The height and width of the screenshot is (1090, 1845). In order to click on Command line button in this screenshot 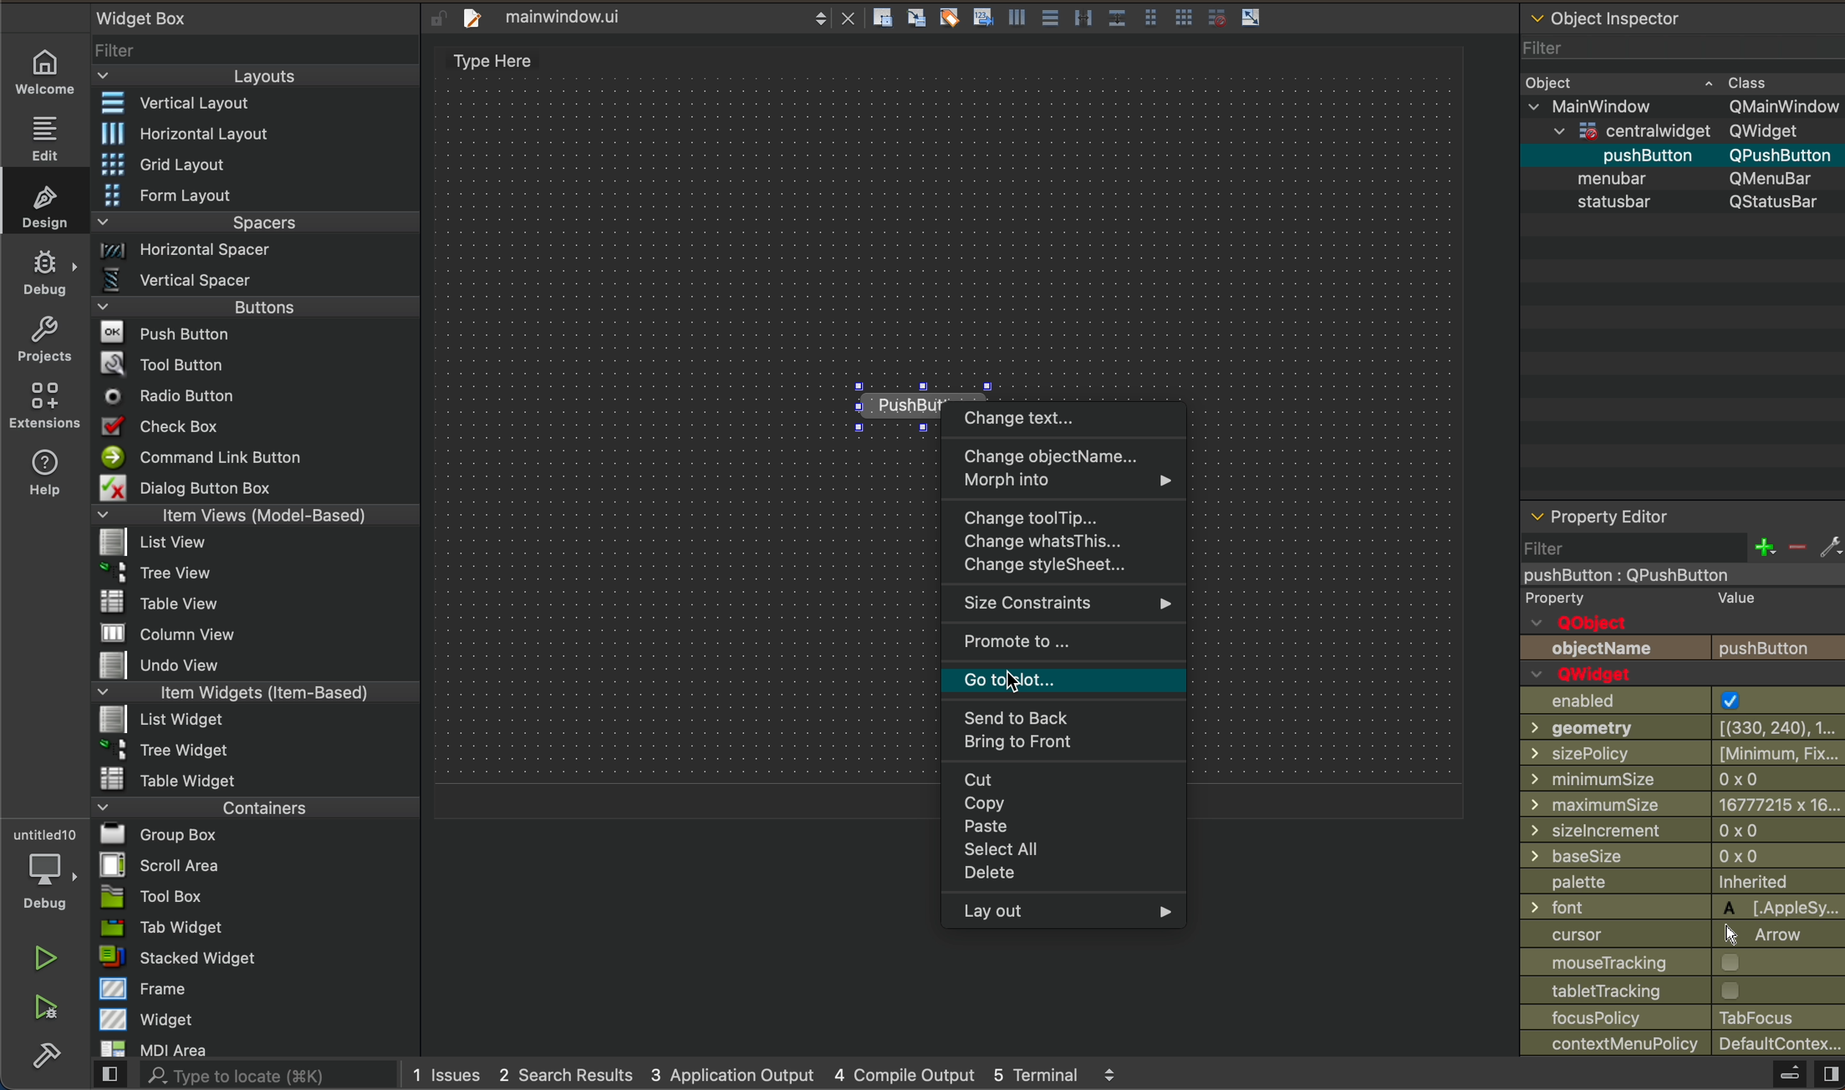, I will do `click(256, 457)`.